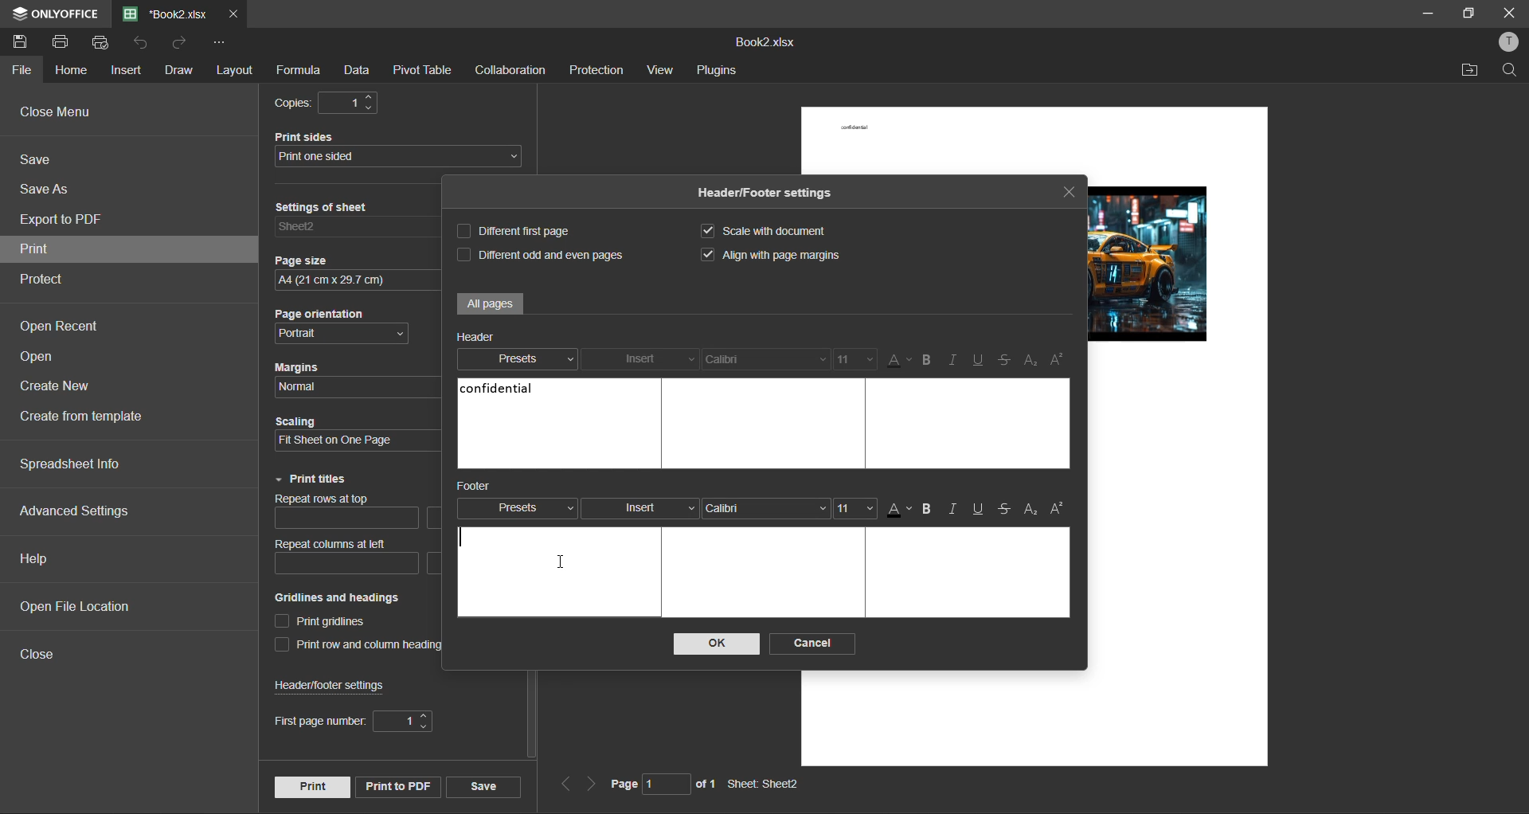  I want to click on close, so click(39, 655).